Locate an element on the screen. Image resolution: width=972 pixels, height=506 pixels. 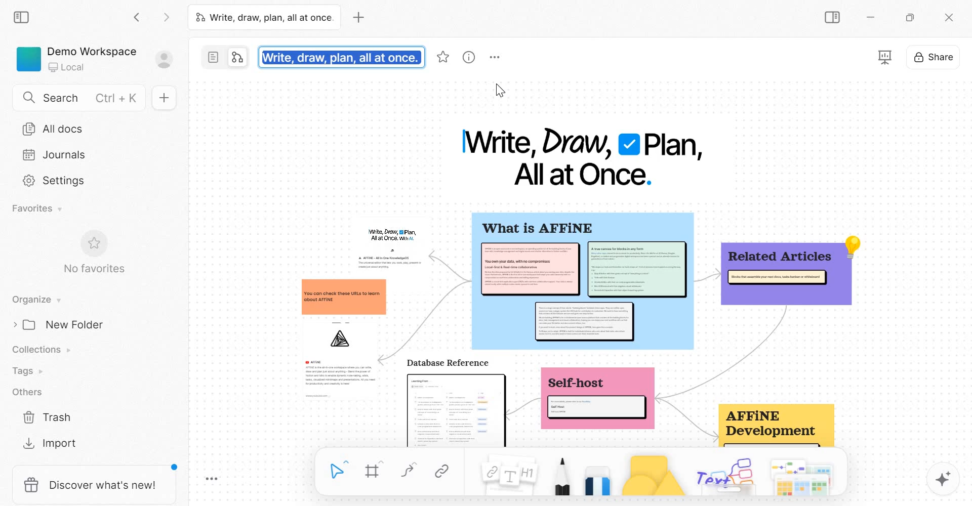
c is located at coordinates (952, 18).